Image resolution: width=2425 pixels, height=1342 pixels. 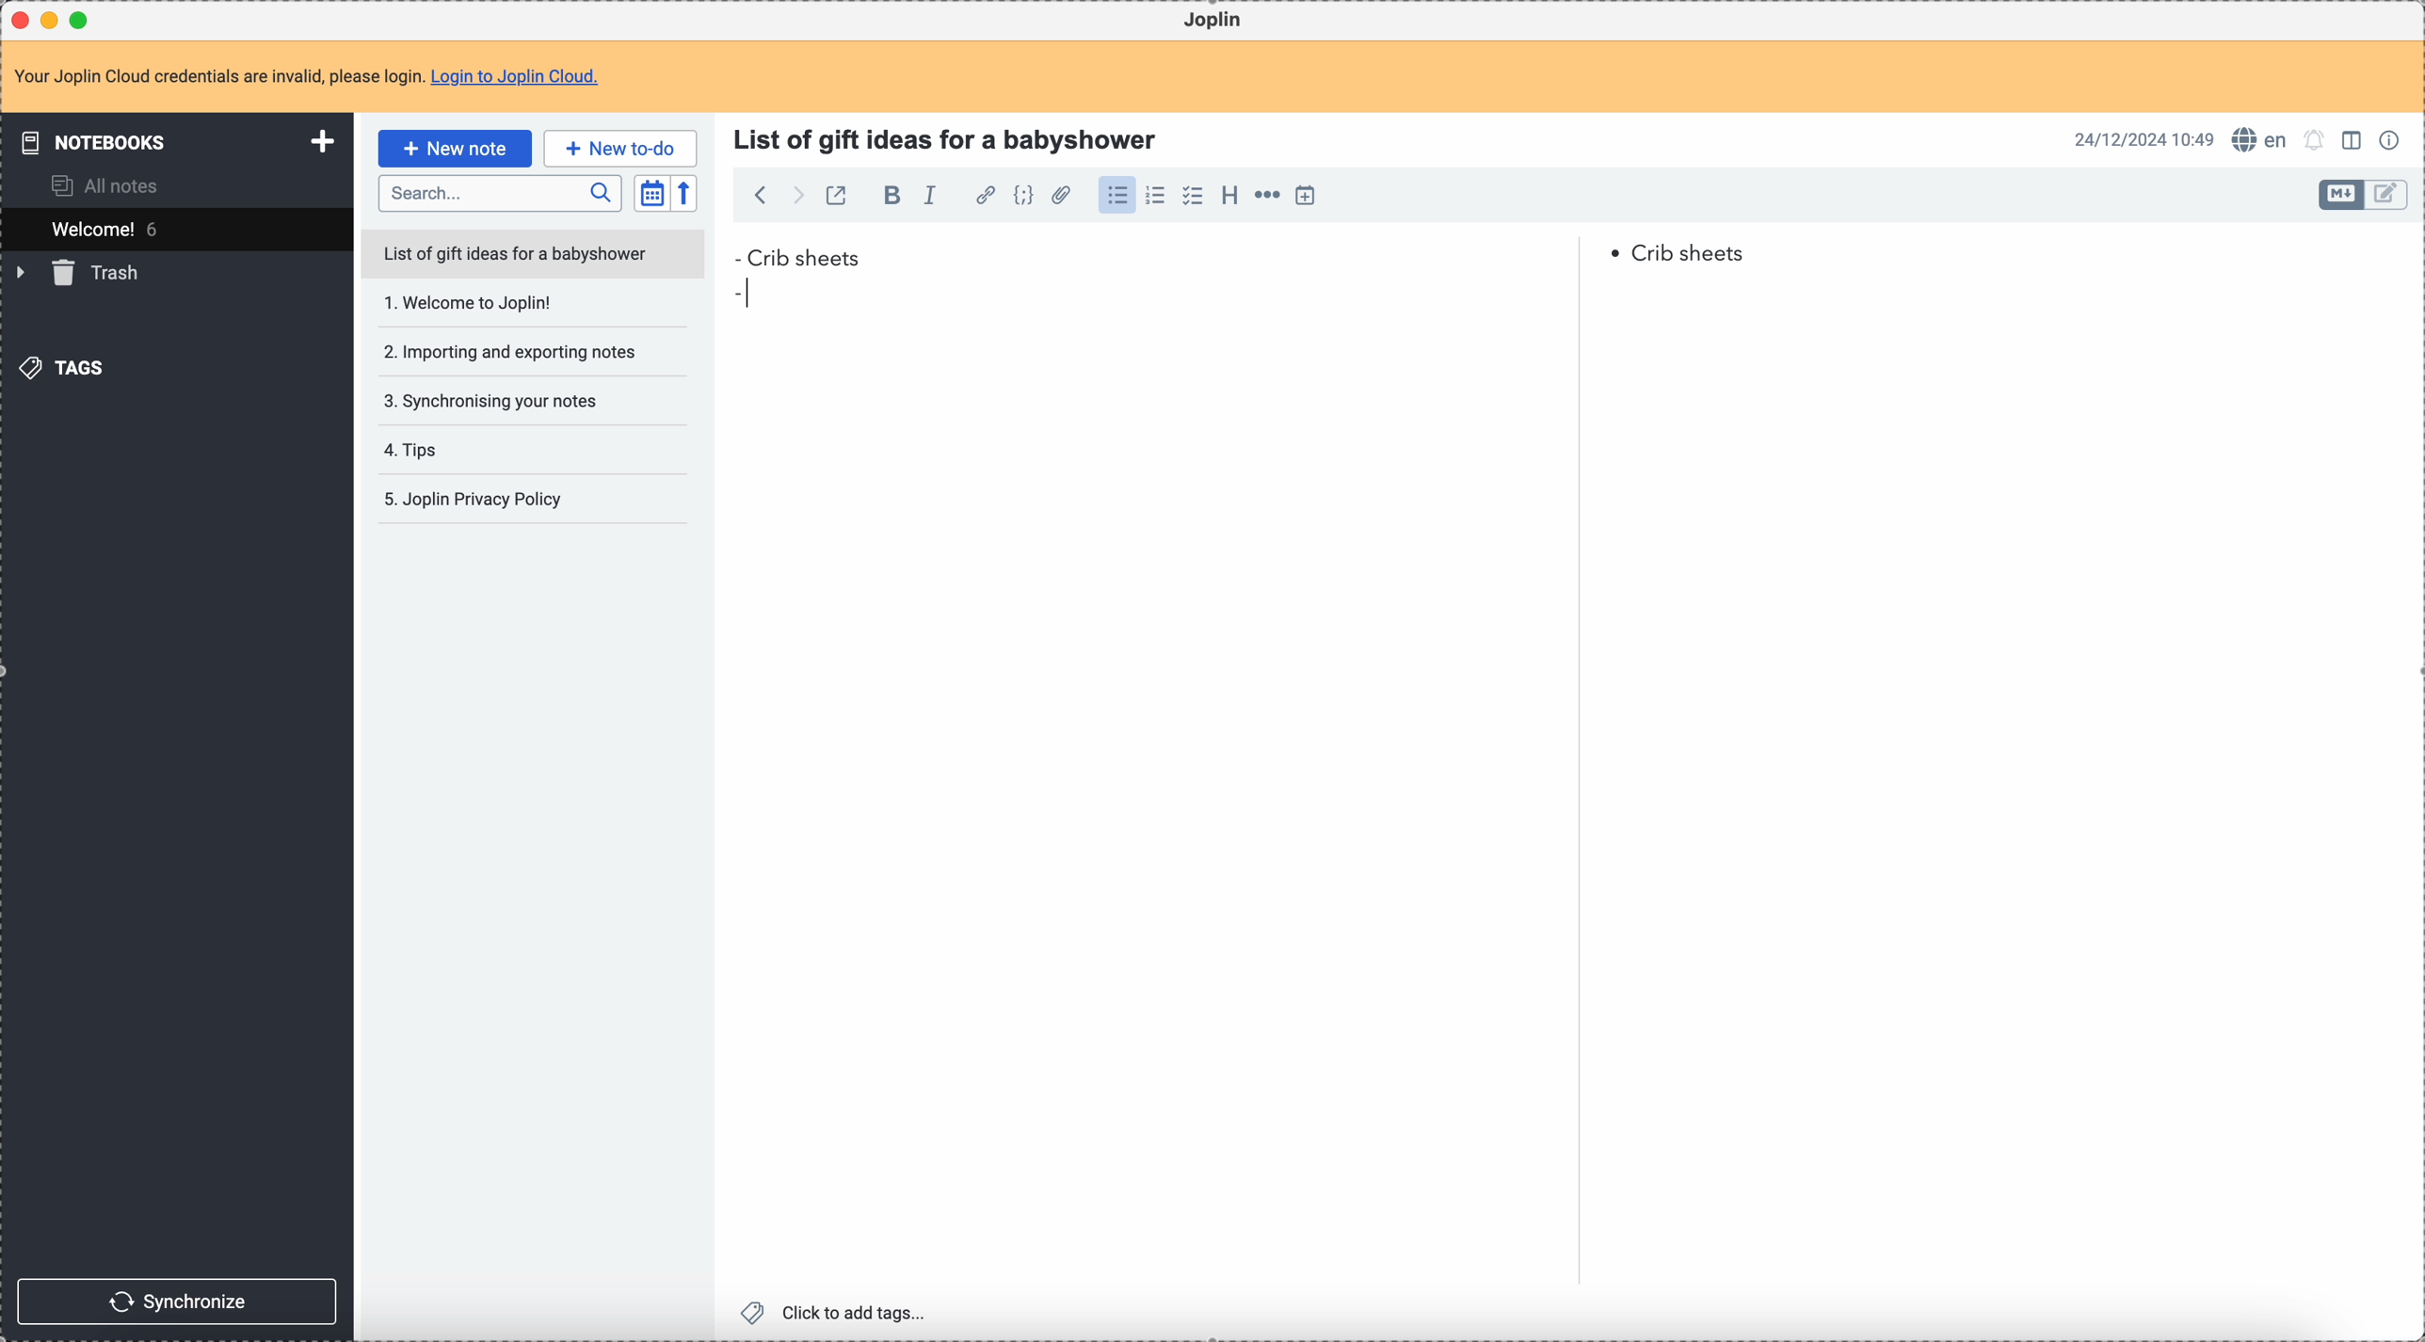 I want to click on new to-do, so click(x=620, y=147).